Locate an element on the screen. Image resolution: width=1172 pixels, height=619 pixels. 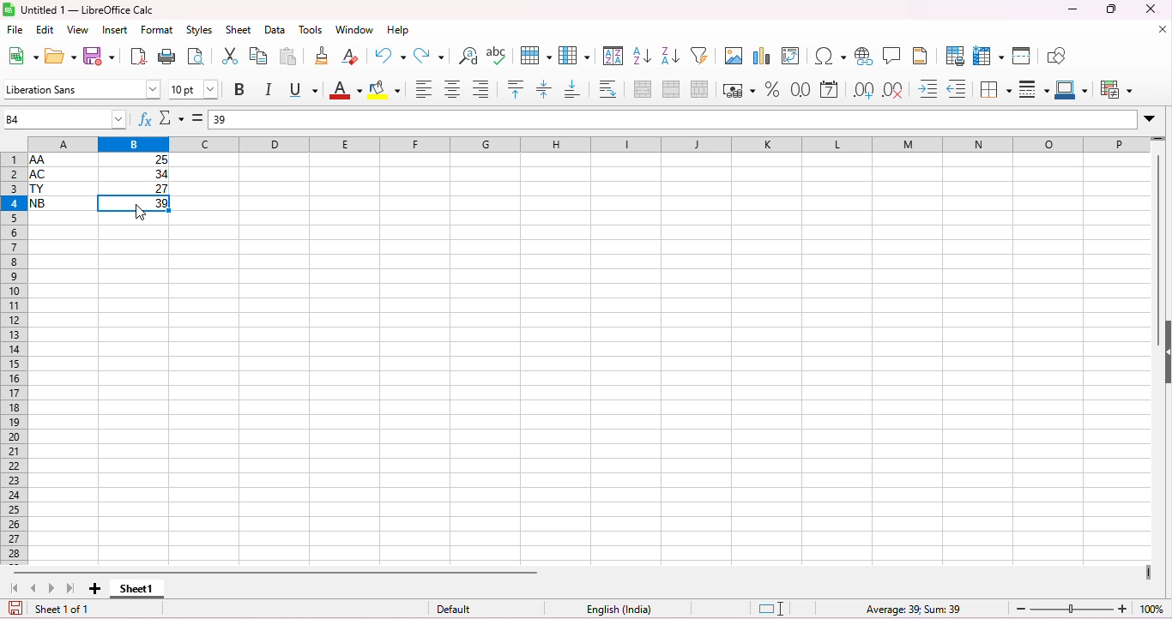
zoom is located at coordinates (1091, 608).